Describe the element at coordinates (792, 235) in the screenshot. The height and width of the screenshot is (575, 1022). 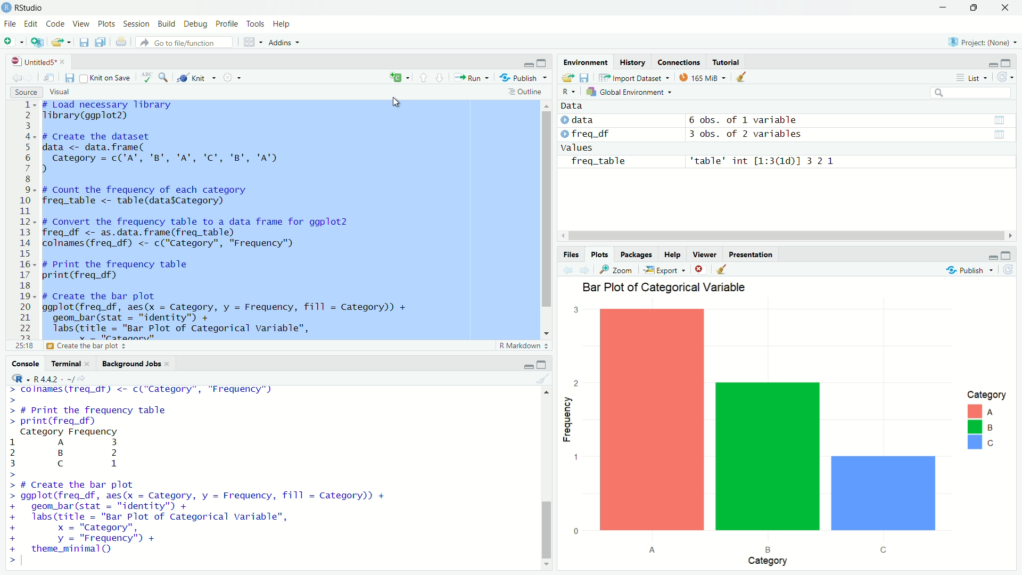
I see `Scrollbar` at that location.